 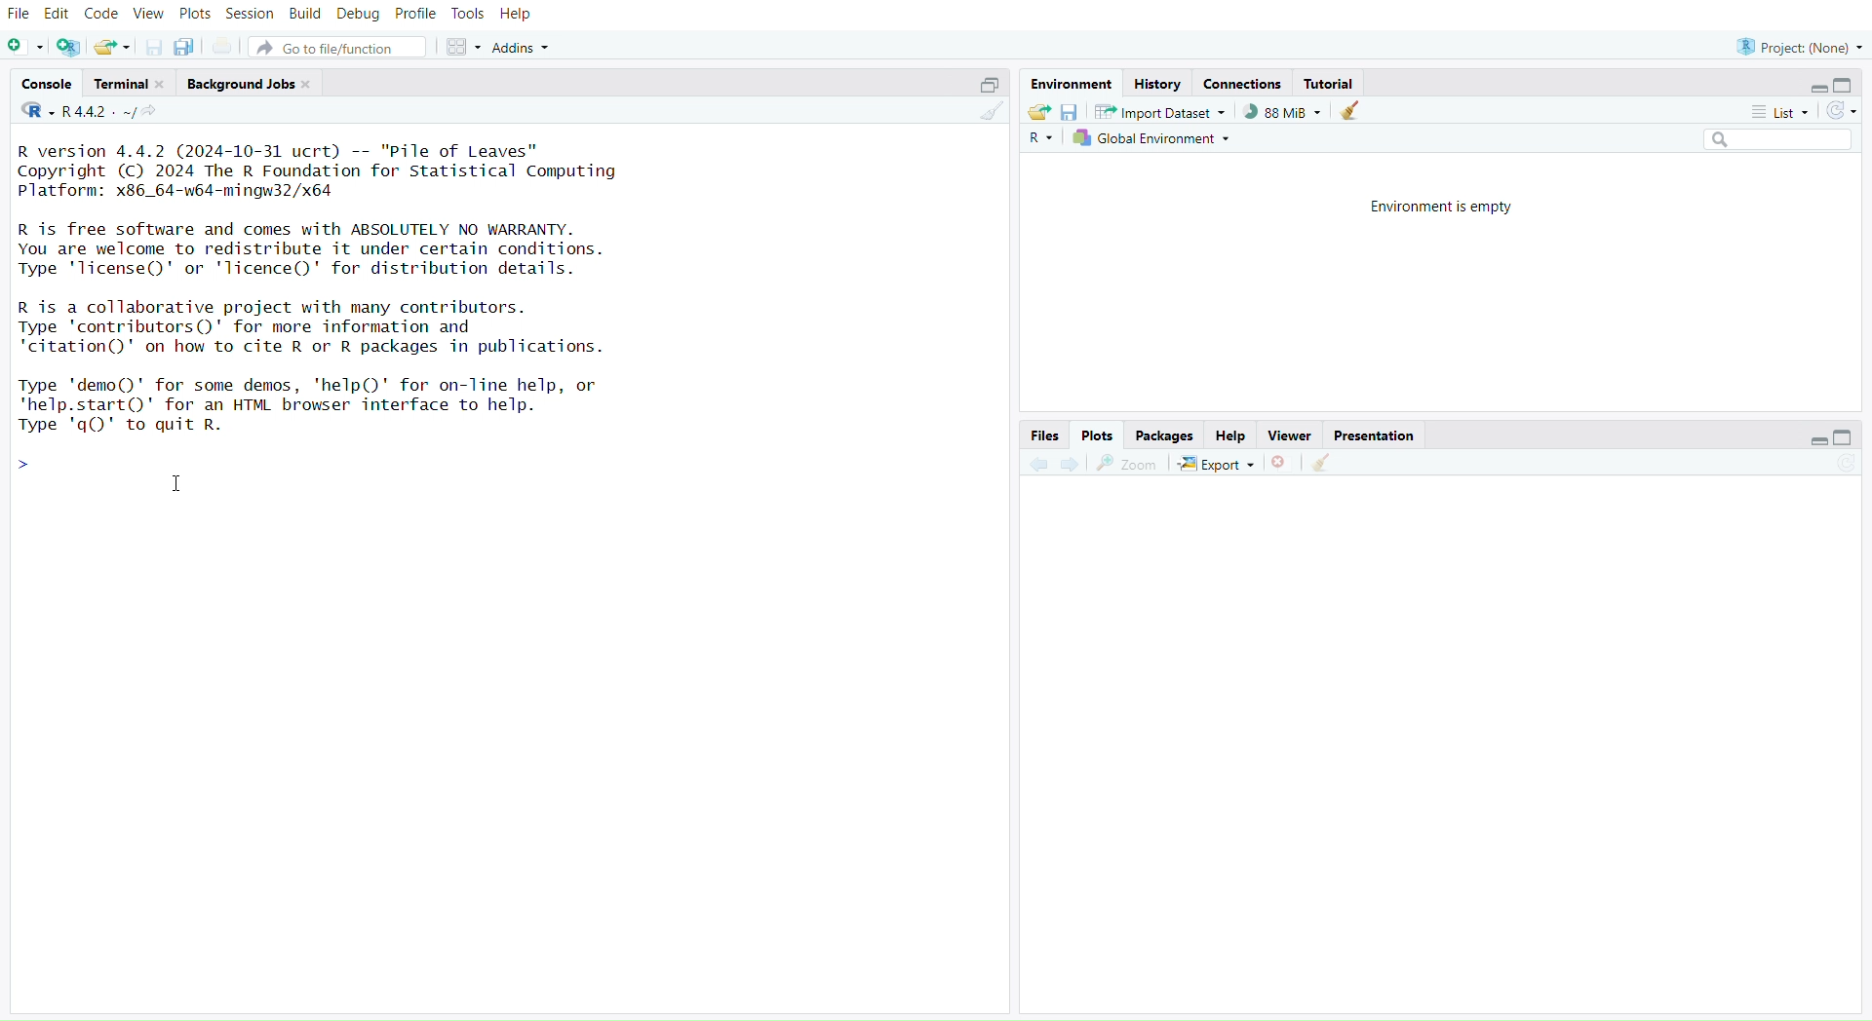 What do you see at coordinates (153, 49) in the screenshot?
I see `save current document` at bounding box center [153, 49].